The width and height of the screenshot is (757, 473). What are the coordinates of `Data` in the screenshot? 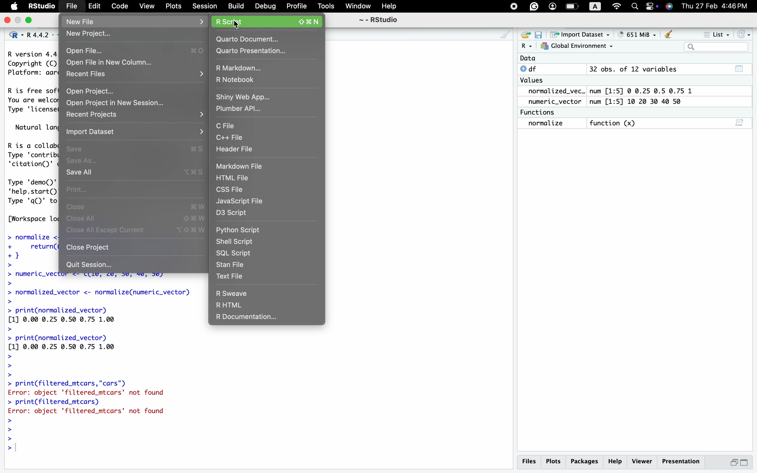 It's located at (589, 58).